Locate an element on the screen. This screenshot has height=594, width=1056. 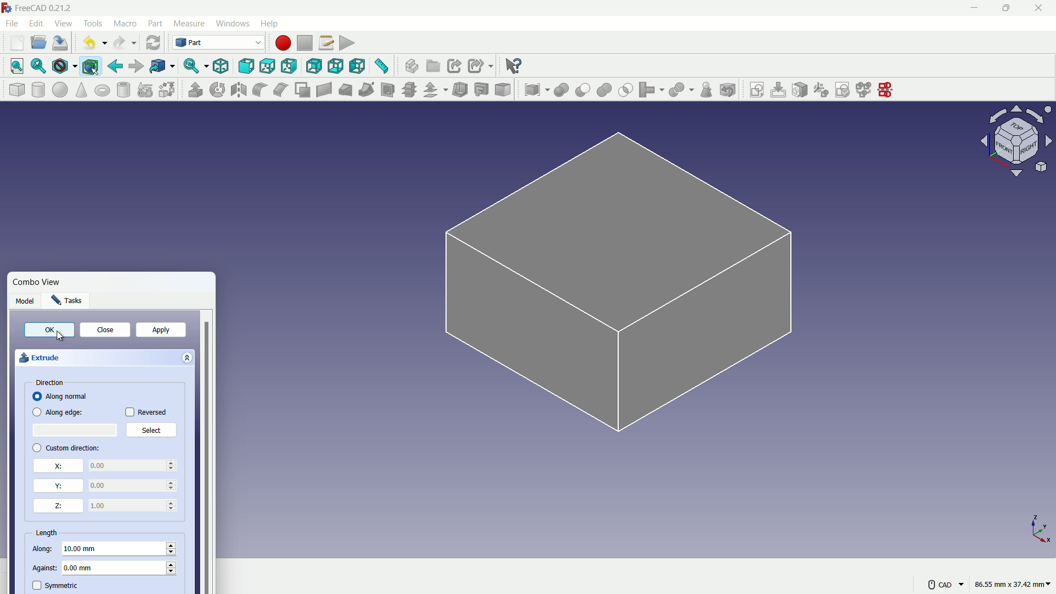
view is located at coordinates (63, 22).